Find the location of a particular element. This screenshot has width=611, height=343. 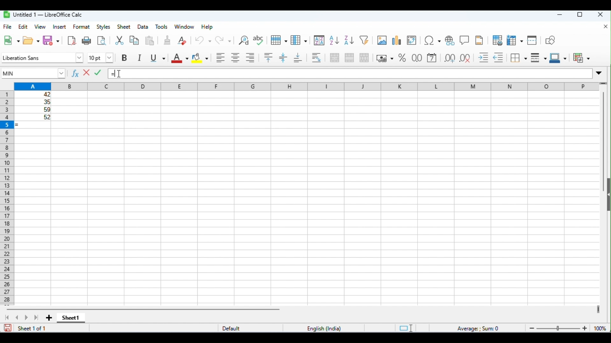

insert chart is located at coordinates (396, 40).